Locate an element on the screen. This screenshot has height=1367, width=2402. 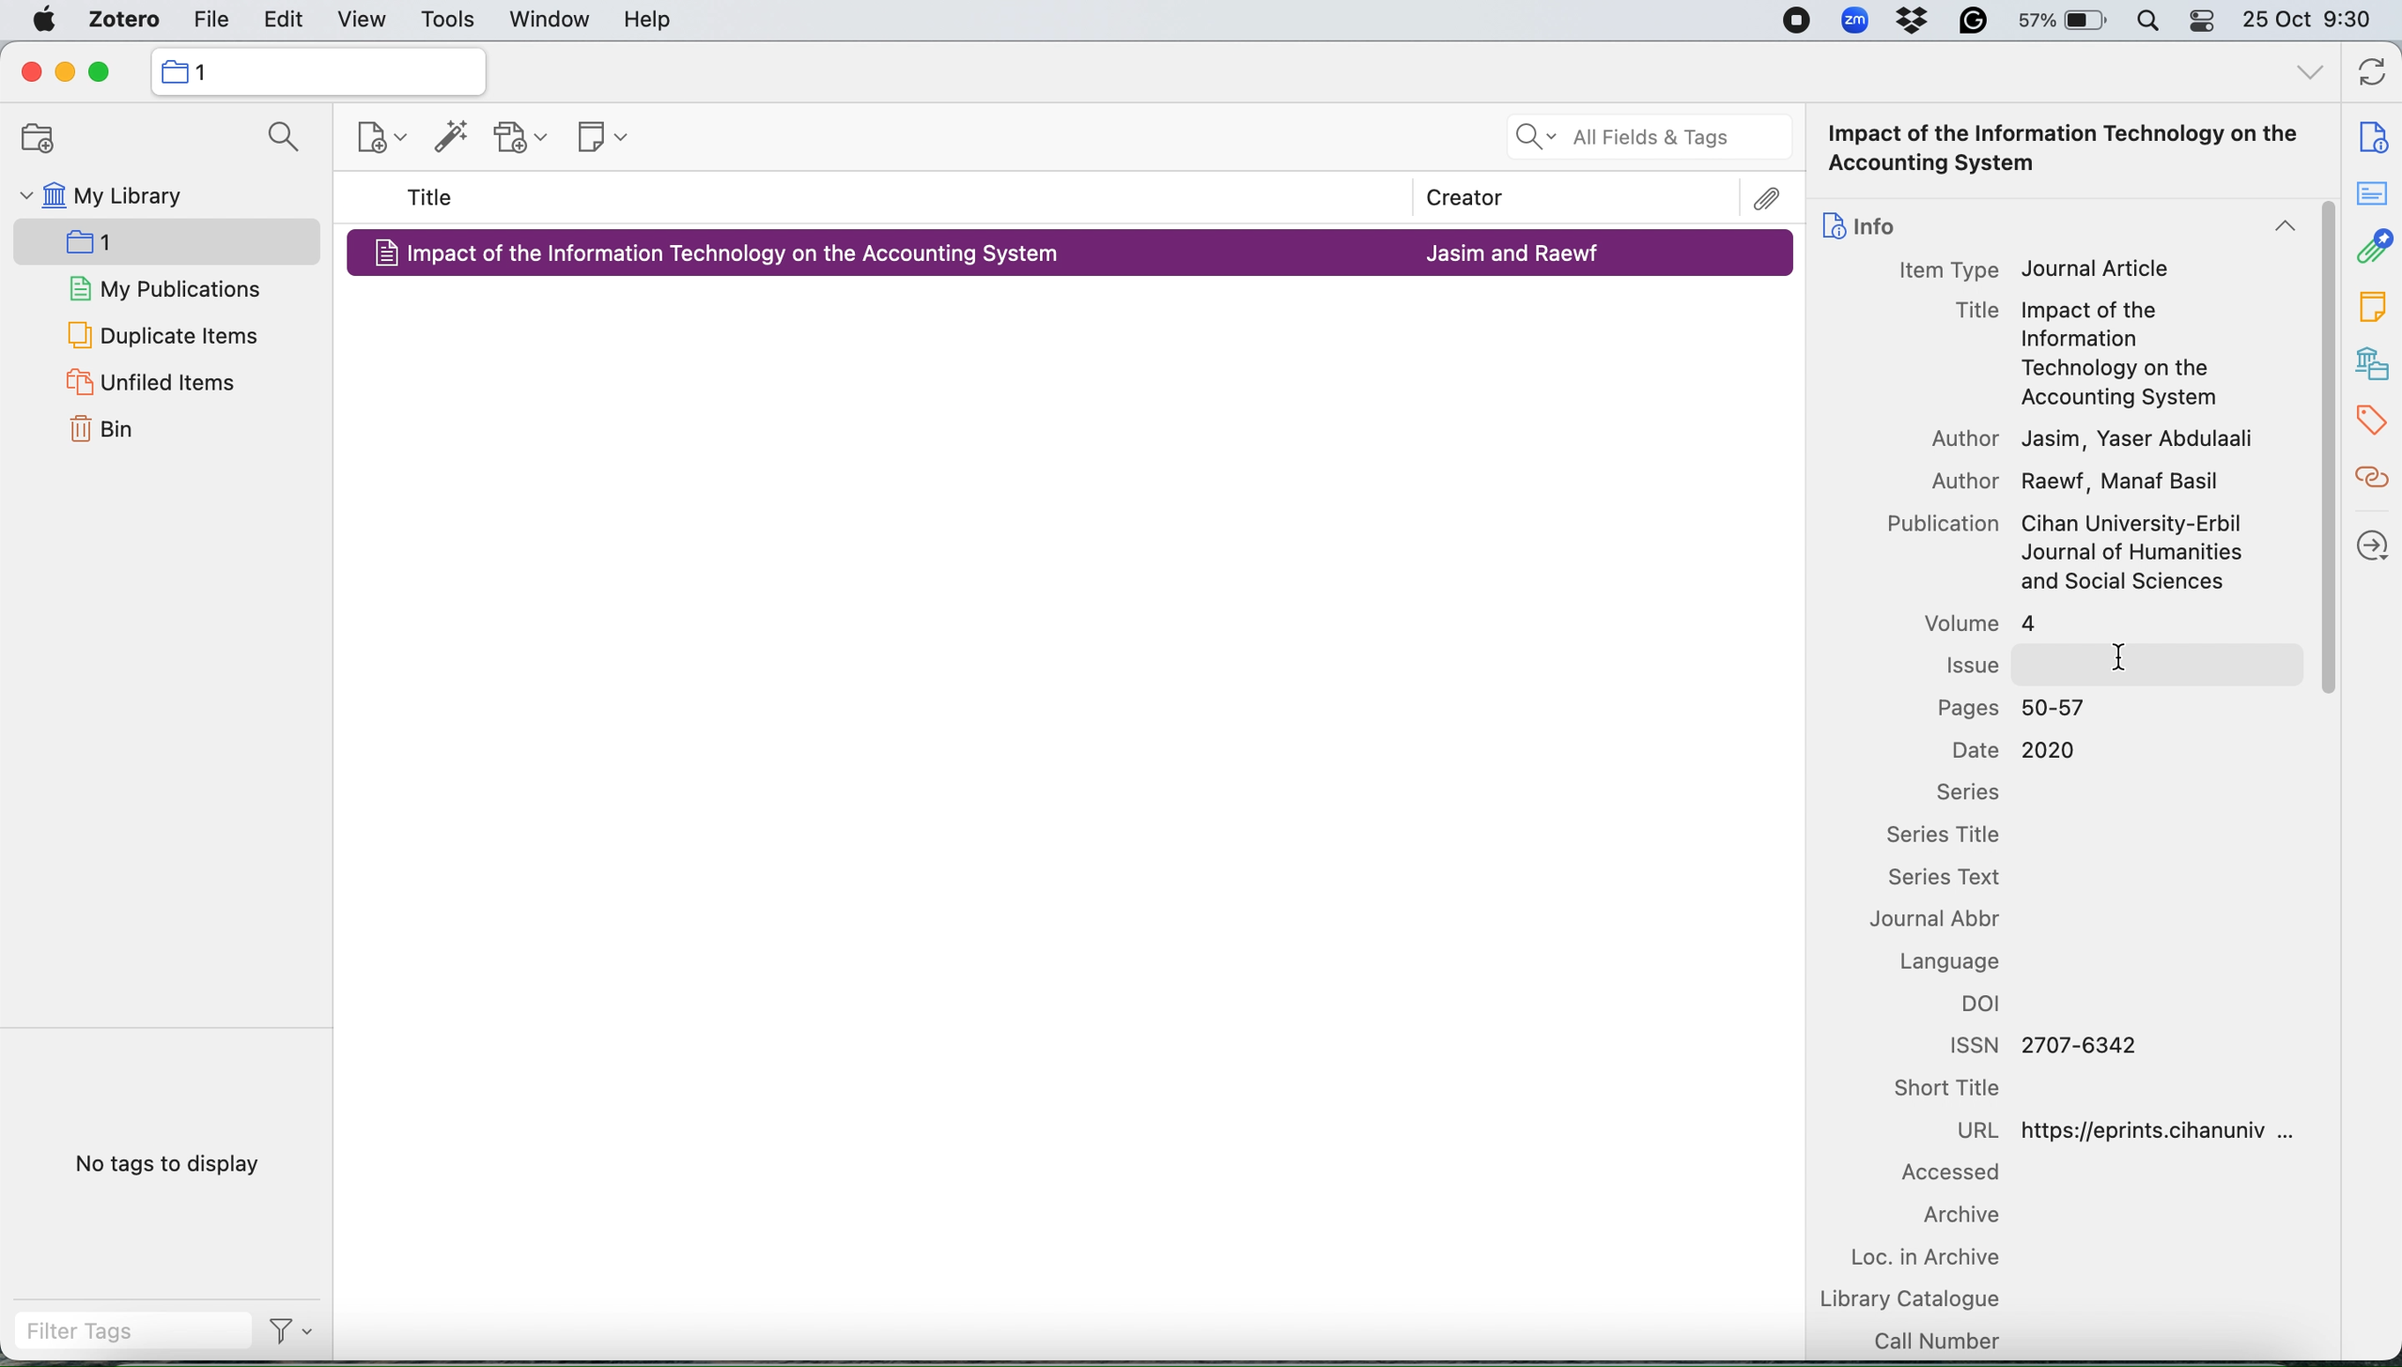
short title is located at coordinates (1965, 1090).